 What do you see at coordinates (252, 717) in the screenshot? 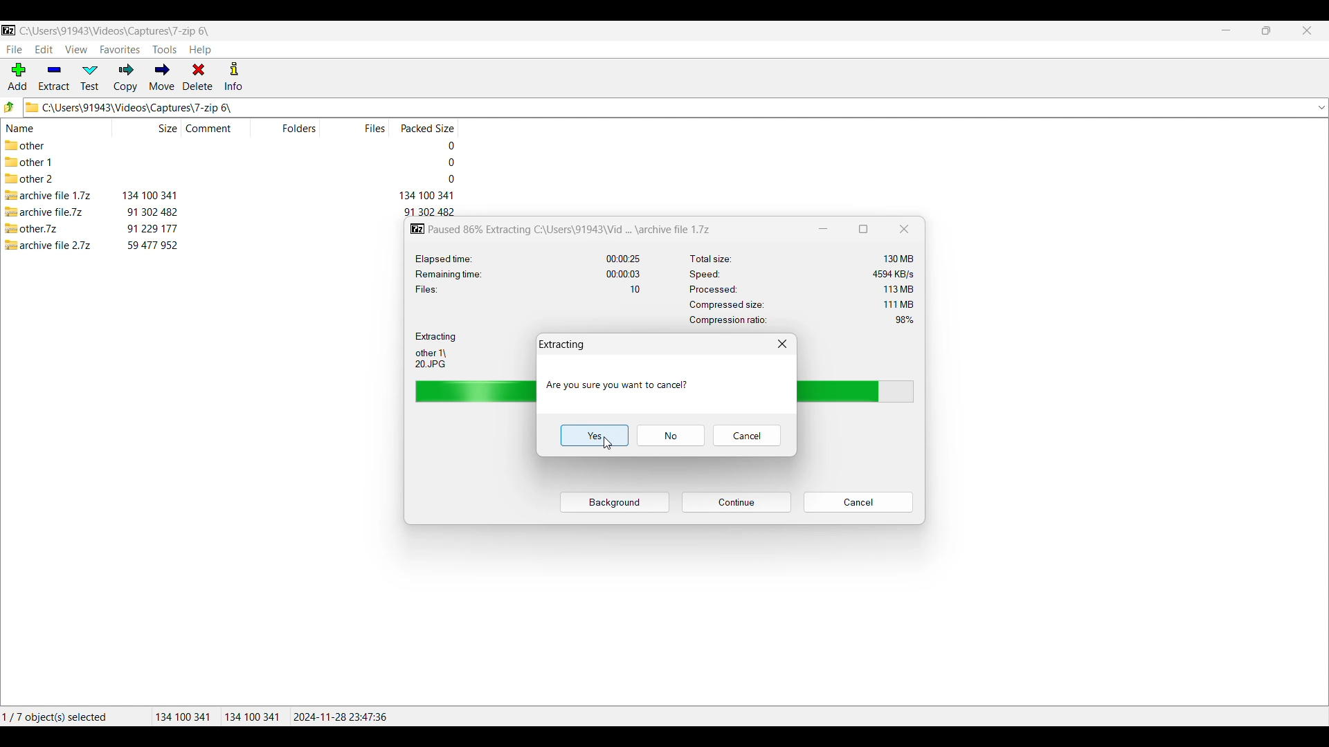
I see `134100 341` at bounding box center [252, 717].